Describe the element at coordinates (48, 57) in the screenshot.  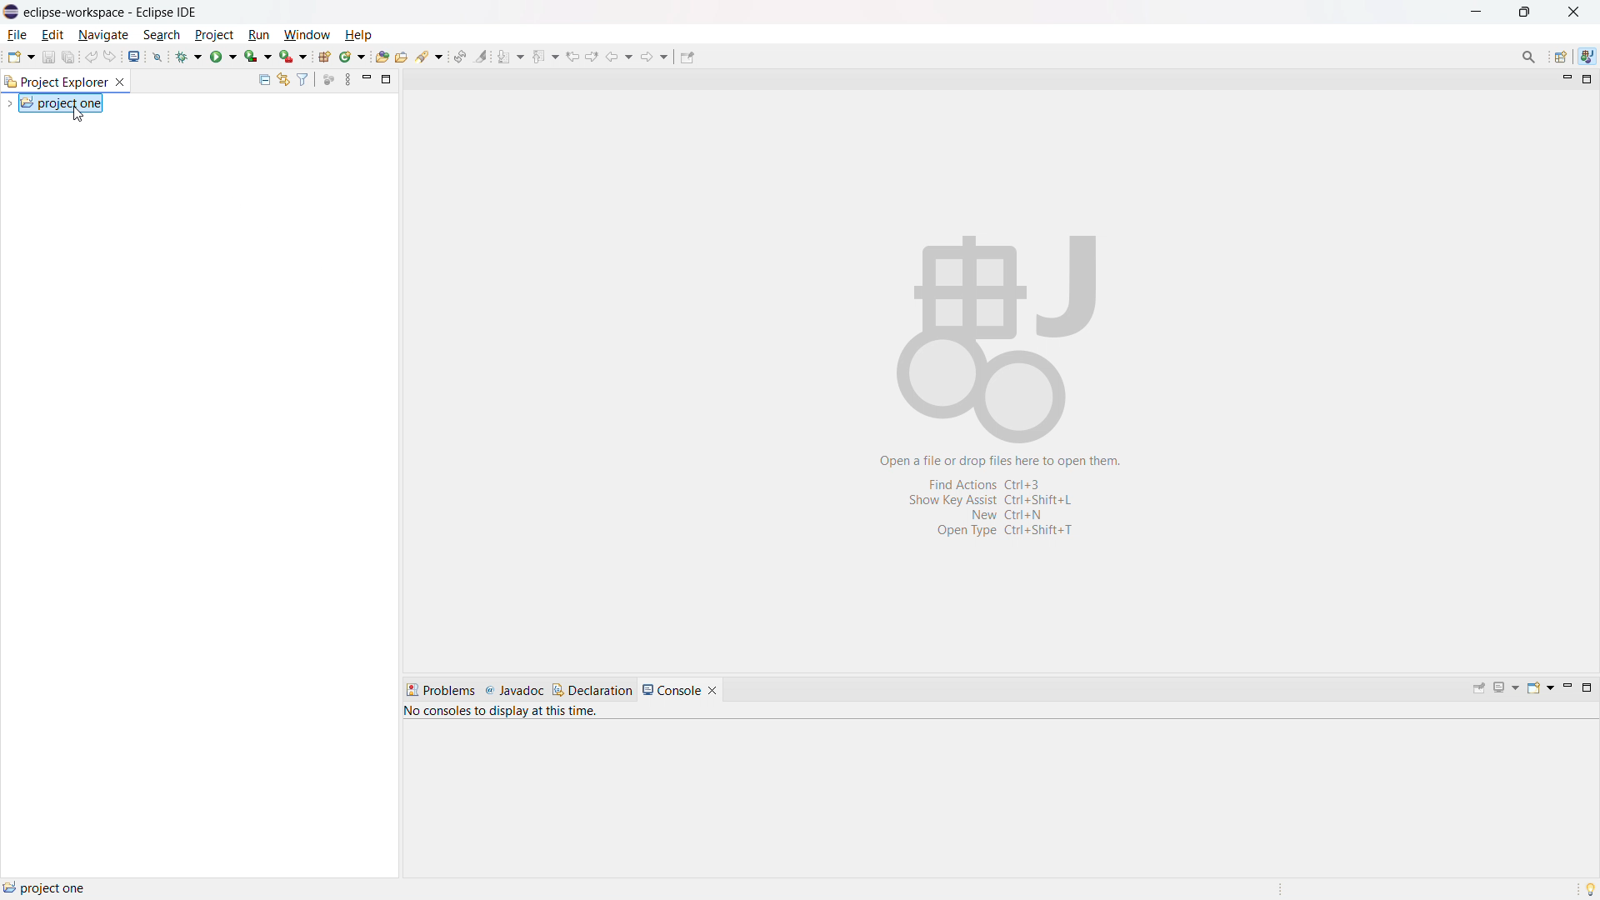
I see `save` at that location.